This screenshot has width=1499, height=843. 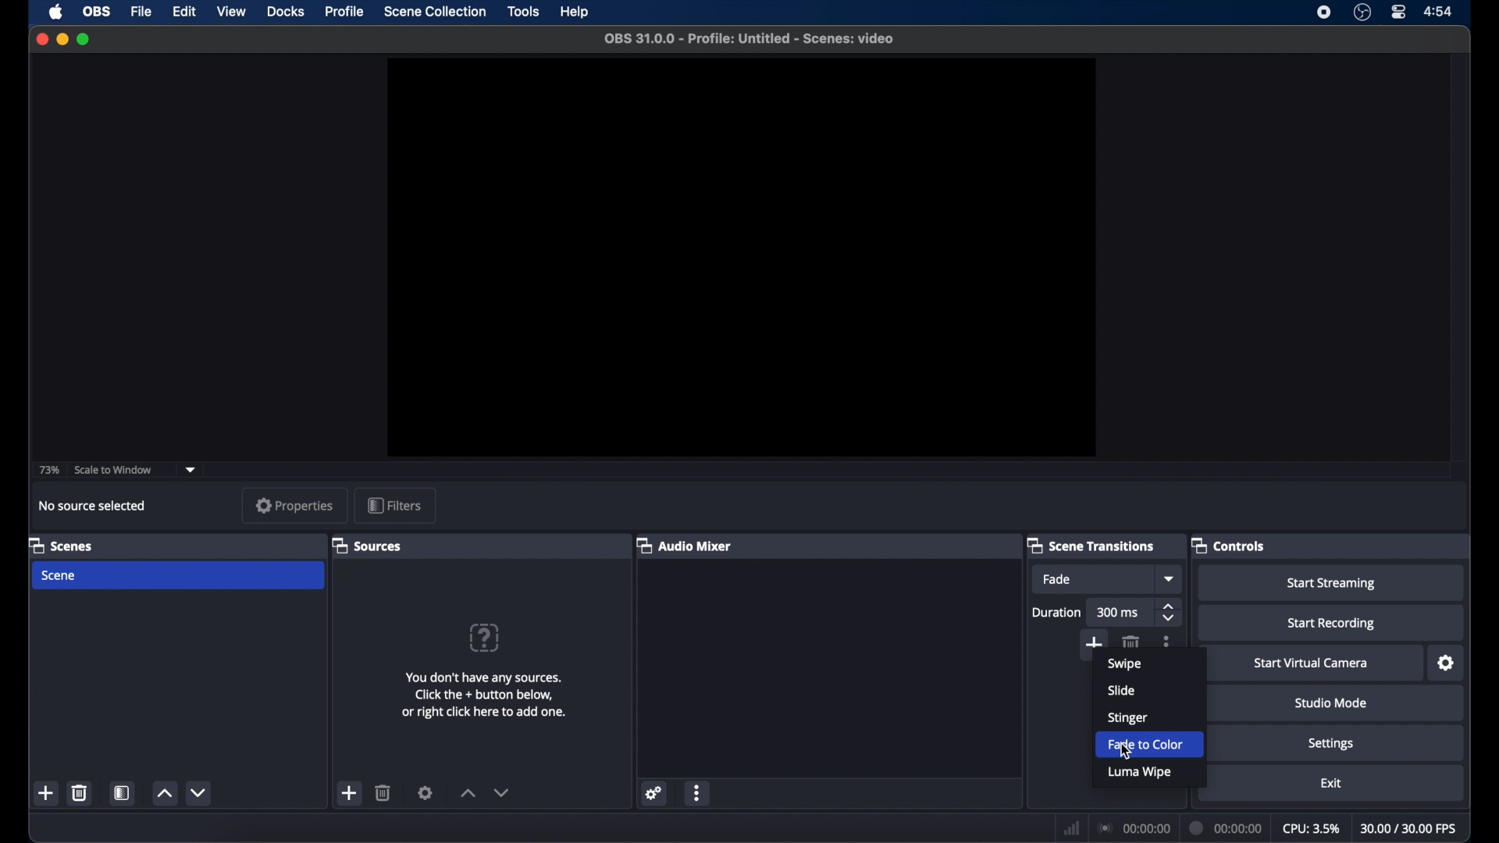 I want to click on filters, so click(x=393, y=505).